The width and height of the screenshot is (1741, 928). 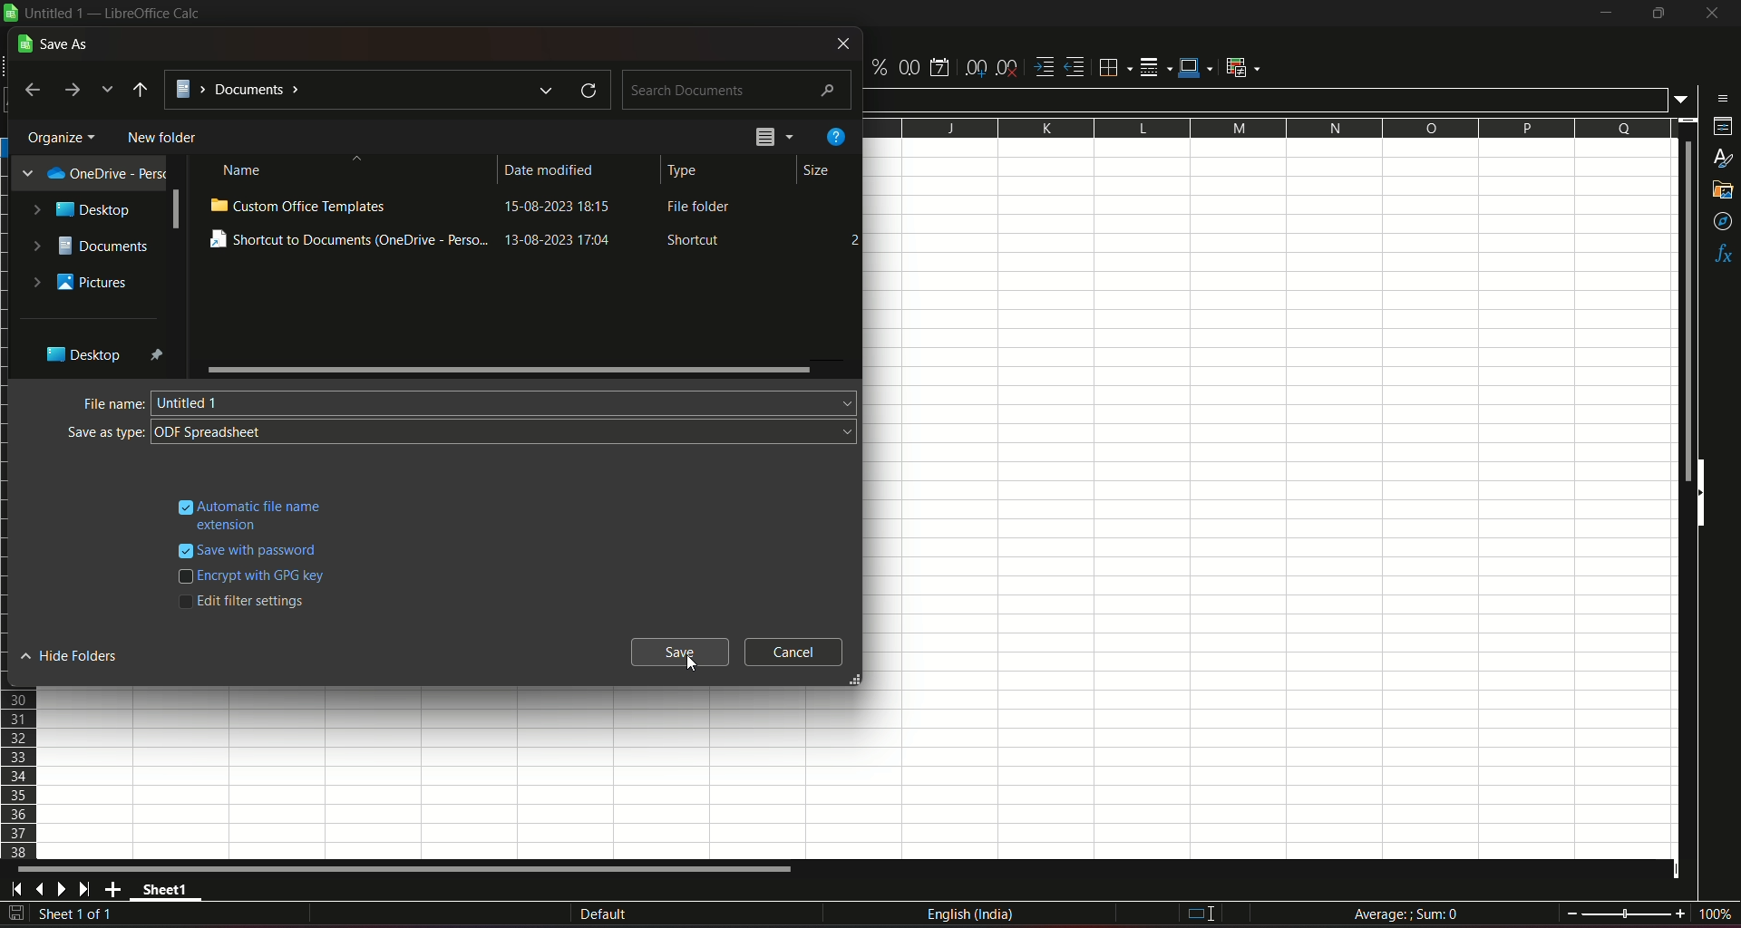 What do you see at coordinates (1075, 68) in the screenshot?
I see `decrease indent` at bounding box center [1075, 68].